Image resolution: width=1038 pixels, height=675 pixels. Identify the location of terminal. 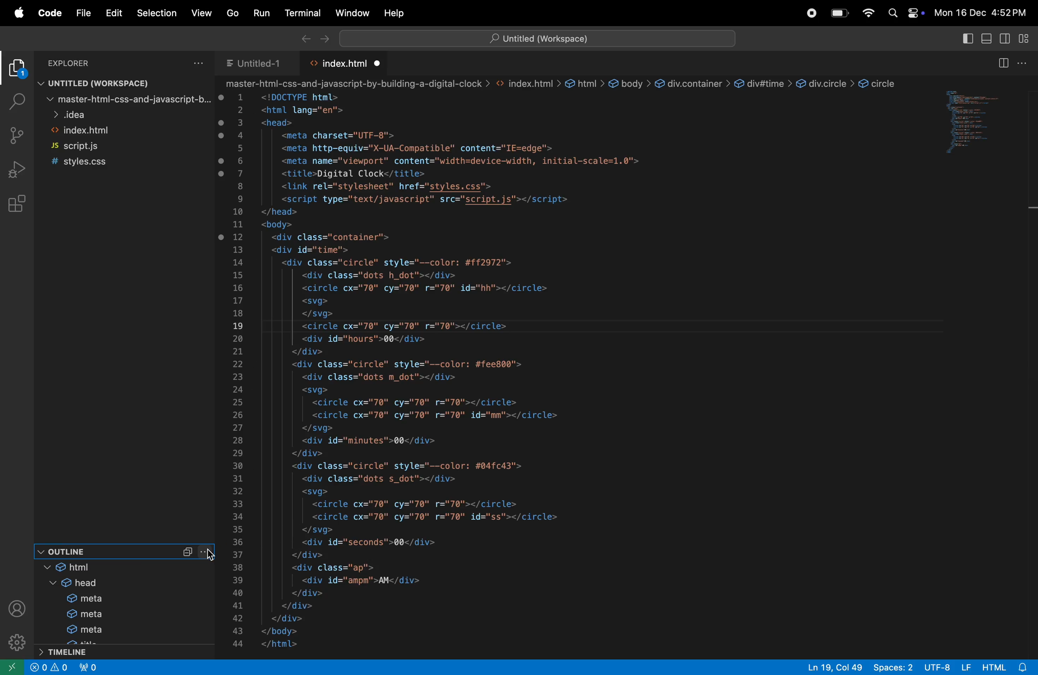
(299, 13).